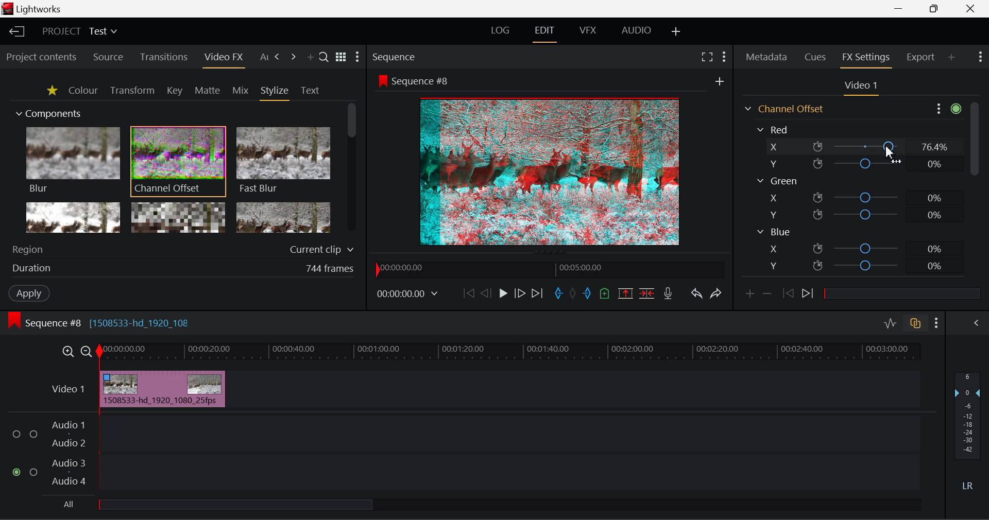 This screenshot has width=989, height=520. Describe the element at coordinates (510, 353) in the screenshot. I see `Project Timeline Track` at that location.